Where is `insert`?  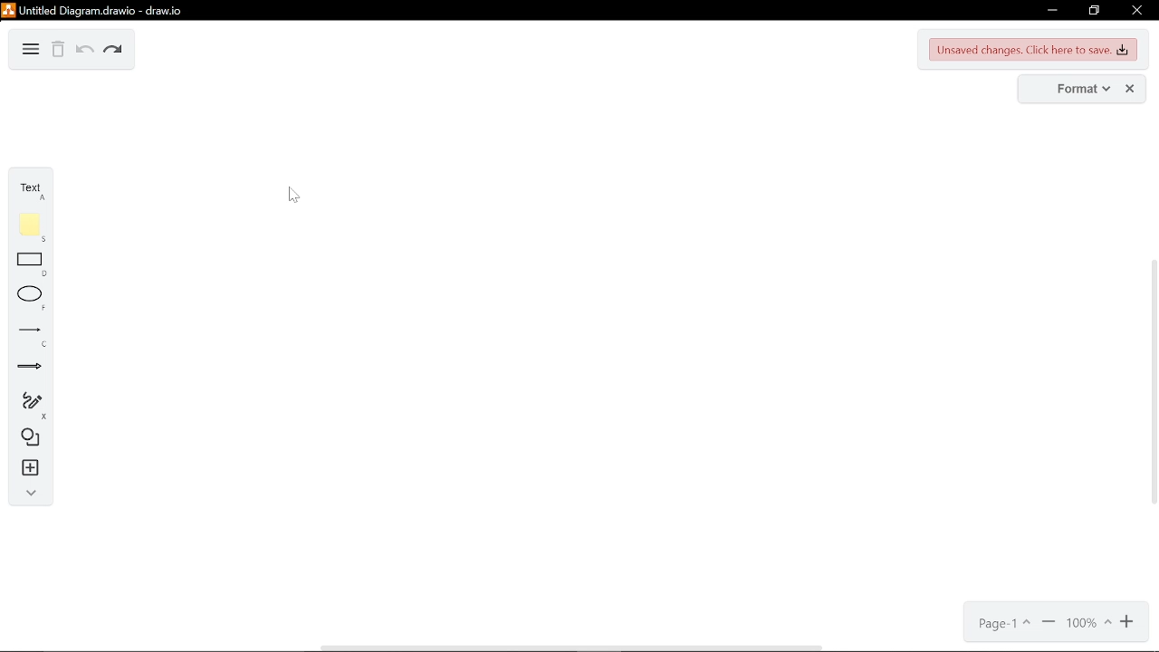
insert is located at coordinates (28, 470).